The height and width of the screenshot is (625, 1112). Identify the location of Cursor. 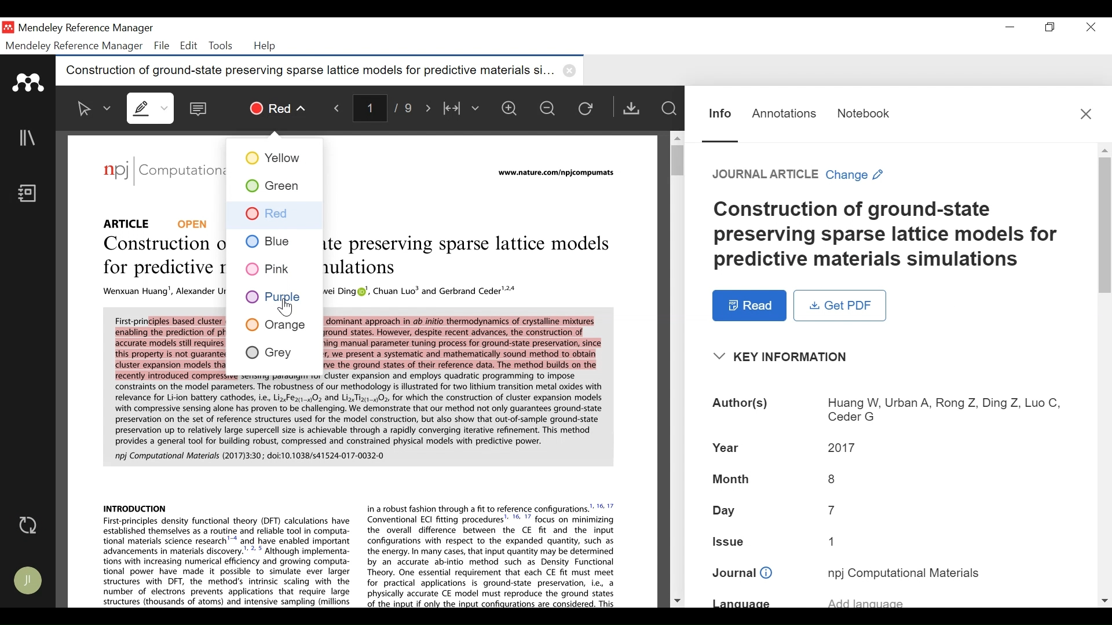
(287, 308).